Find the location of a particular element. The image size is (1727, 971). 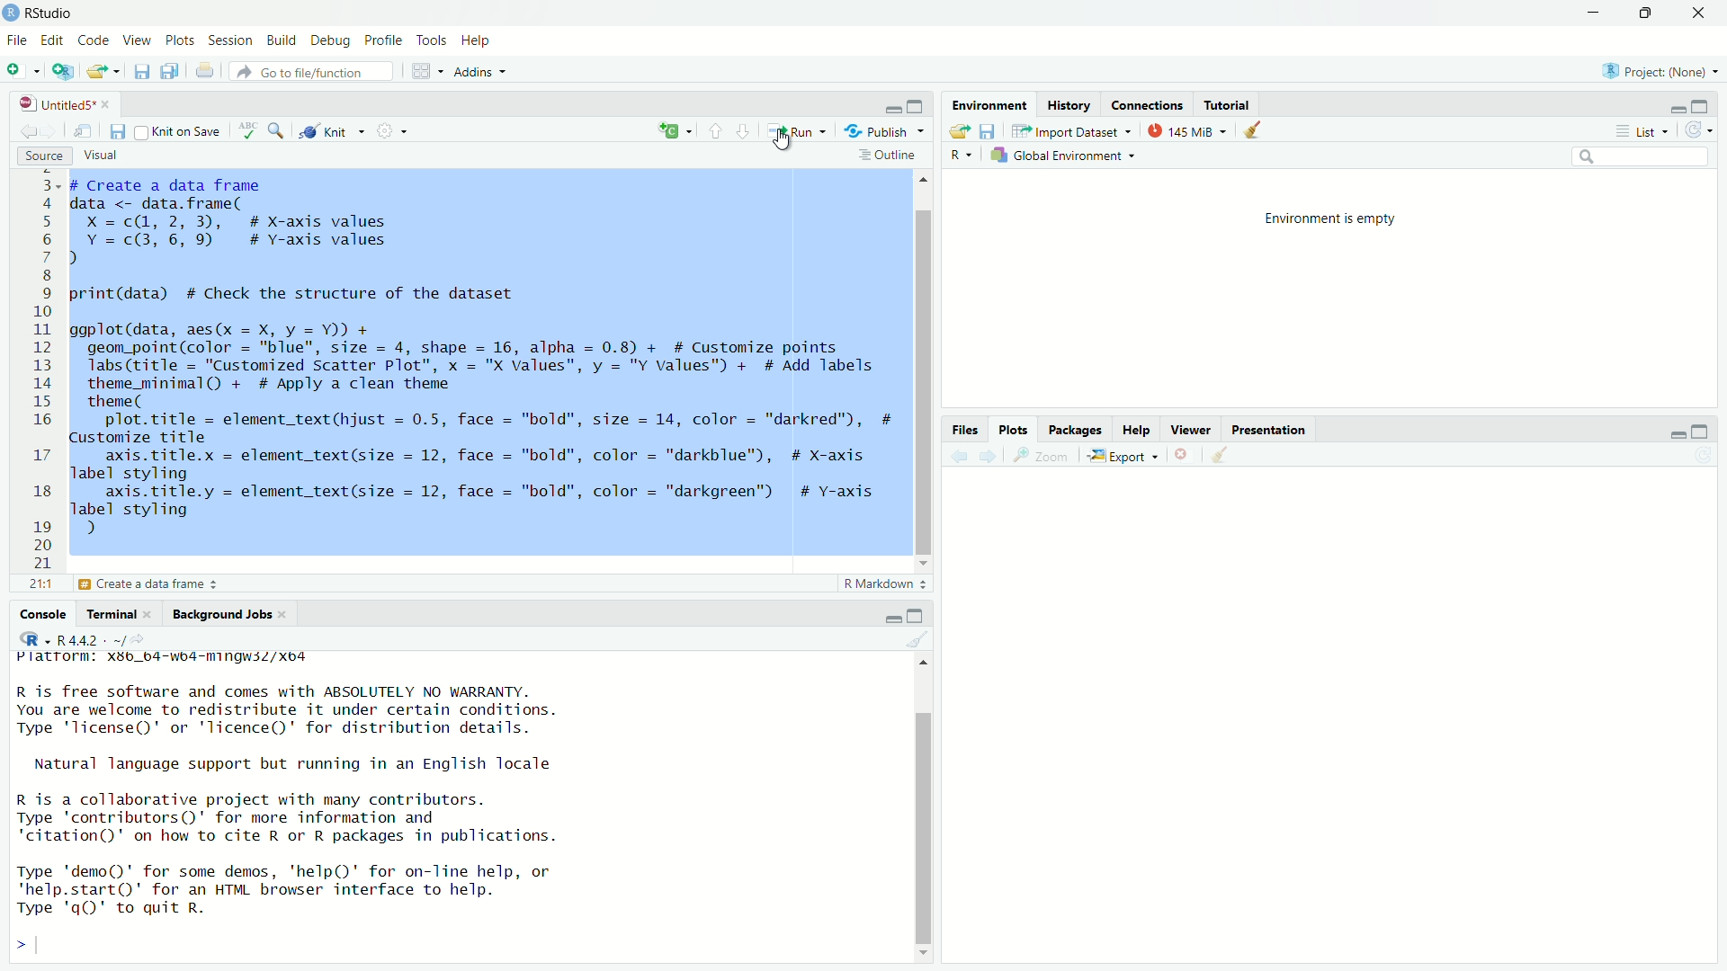

Help is located at coordinates (475, 40).